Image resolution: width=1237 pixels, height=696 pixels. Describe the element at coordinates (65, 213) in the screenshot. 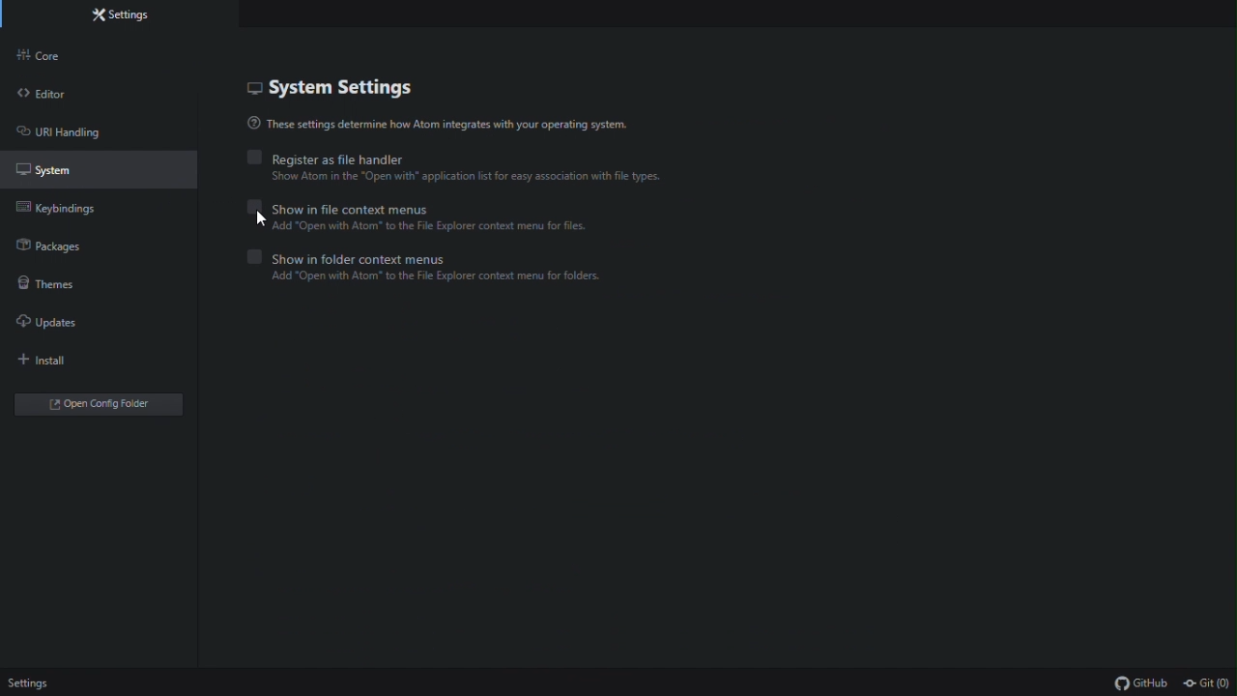

I see `Key binding` at that location.